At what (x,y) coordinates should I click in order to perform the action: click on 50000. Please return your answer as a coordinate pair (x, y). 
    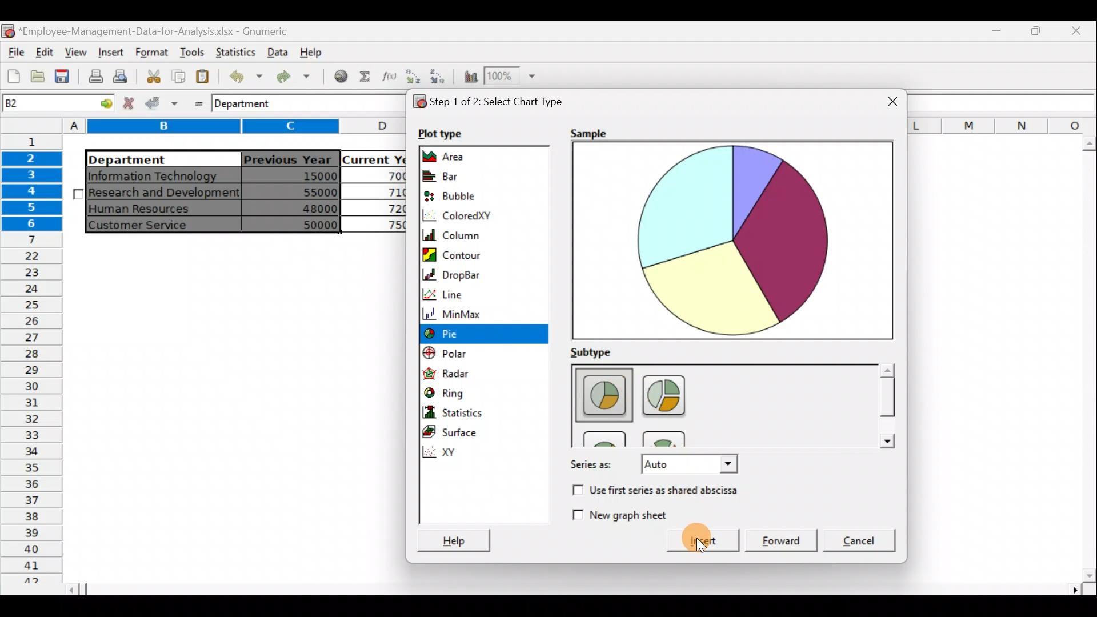
    Looking at the image, I should click on (303, 223).